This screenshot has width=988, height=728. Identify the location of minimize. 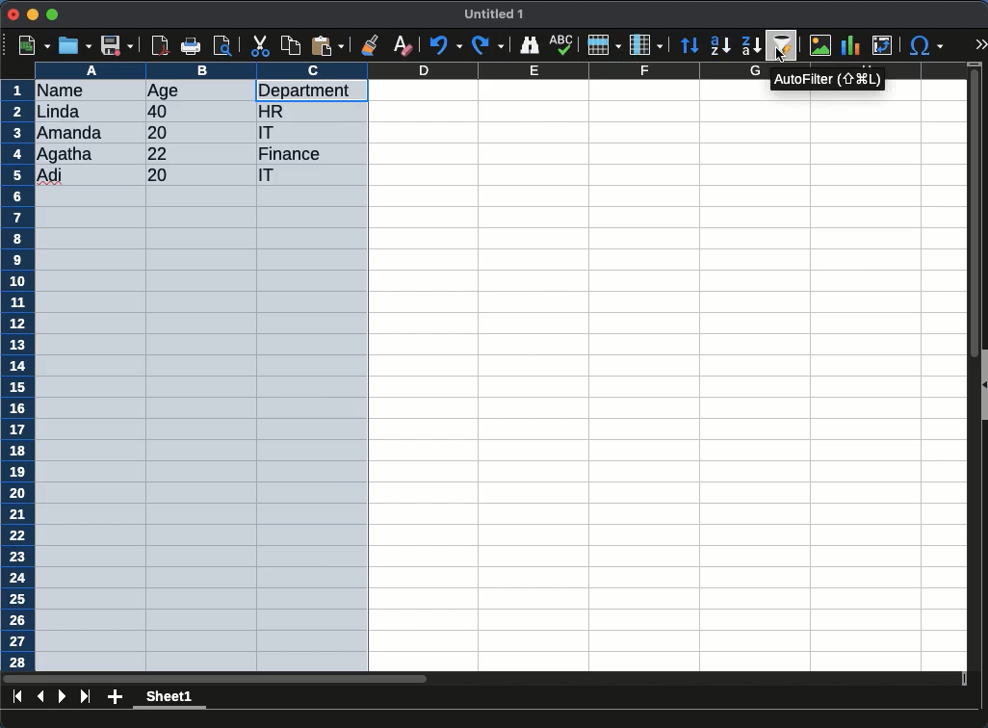
(34, 13).